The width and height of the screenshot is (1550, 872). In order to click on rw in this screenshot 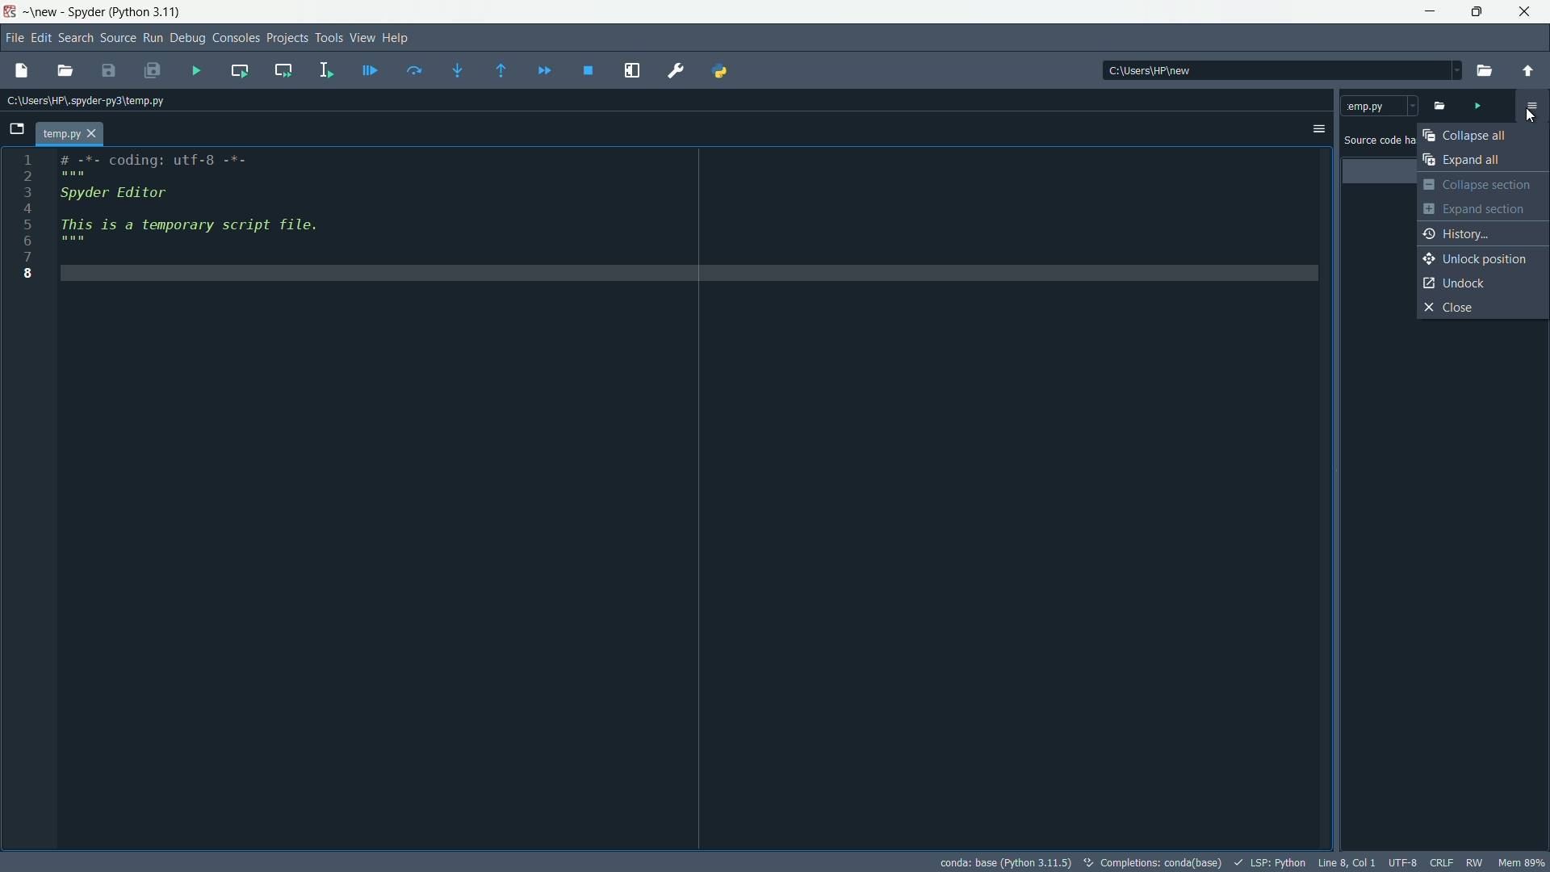, I will do `click(1474, 862)`.